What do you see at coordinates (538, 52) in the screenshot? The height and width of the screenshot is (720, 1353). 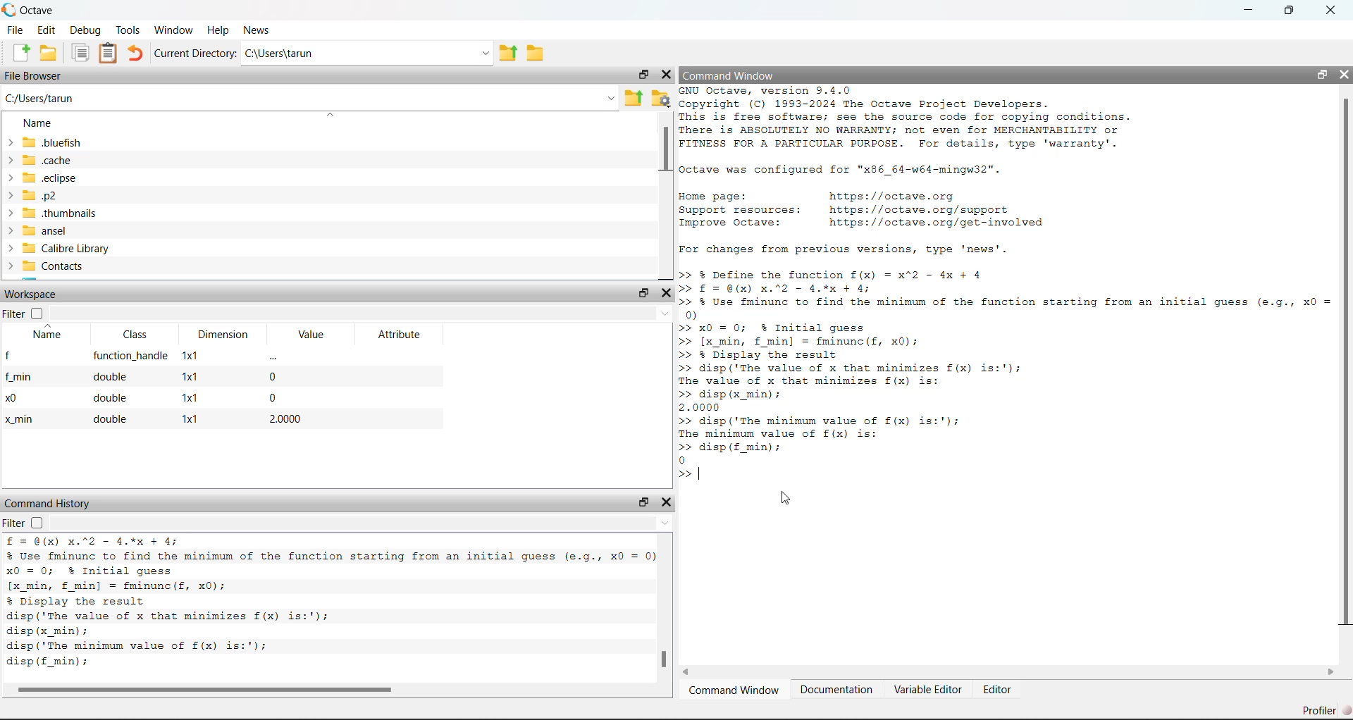 I see `Browse directories` at bounding box center [538, 52].